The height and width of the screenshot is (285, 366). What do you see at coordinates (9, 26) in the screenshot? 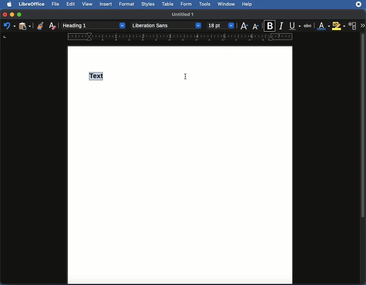
I see `Undo` at bounding box center [9, 26].